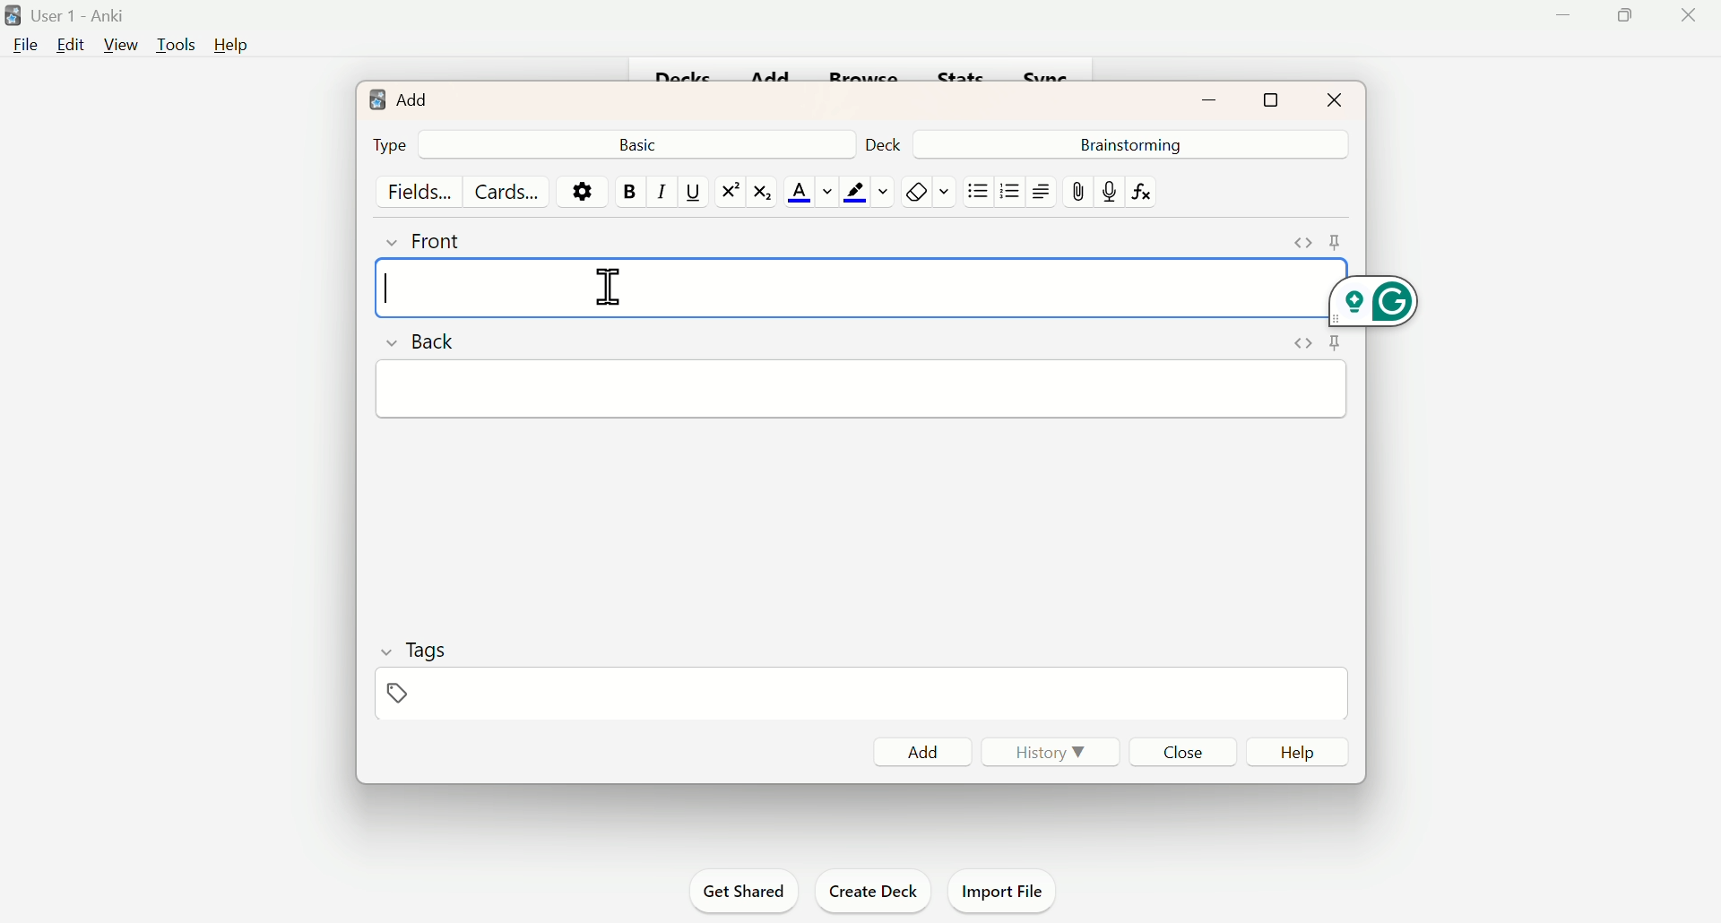  Describe the element at coordinates (1630, 19) in the screenshot. I see ` Maimize` at that location.